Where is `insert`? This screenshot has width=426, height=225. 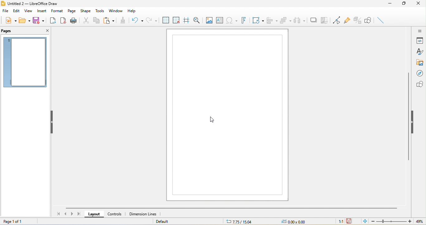
insert is located at coordinates (42, 11).